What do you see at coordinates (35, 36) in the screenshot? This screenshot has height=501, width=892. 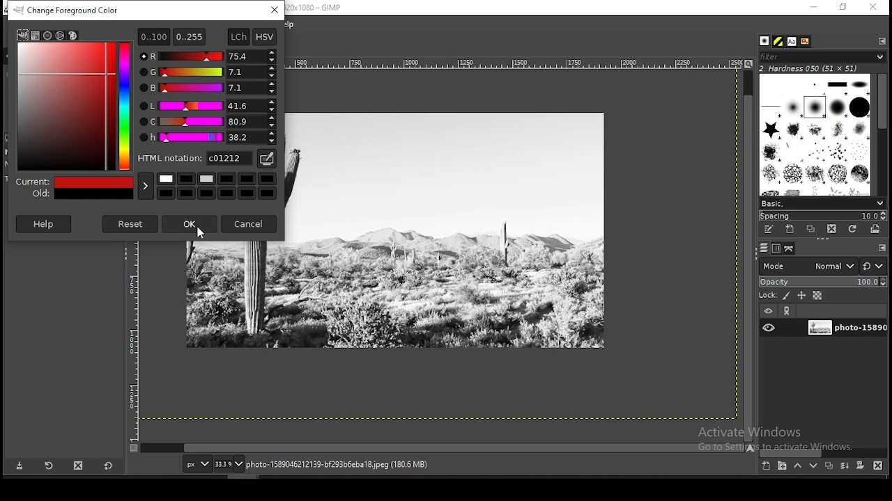 I see `wheel` at bounding box center [35, 36].